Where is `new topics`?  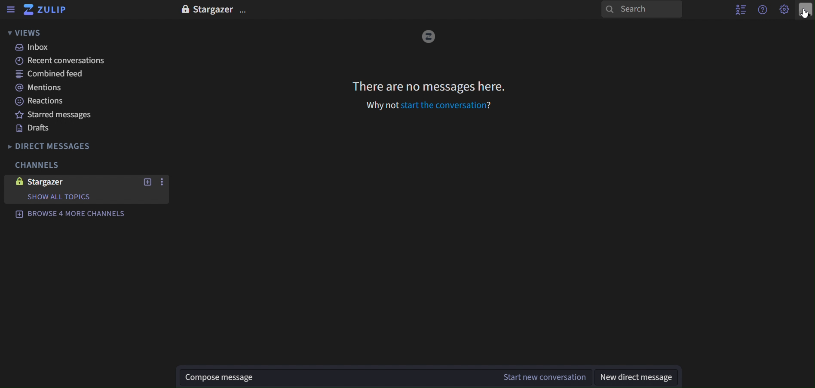
new topics is located at coordinates (147, 182).